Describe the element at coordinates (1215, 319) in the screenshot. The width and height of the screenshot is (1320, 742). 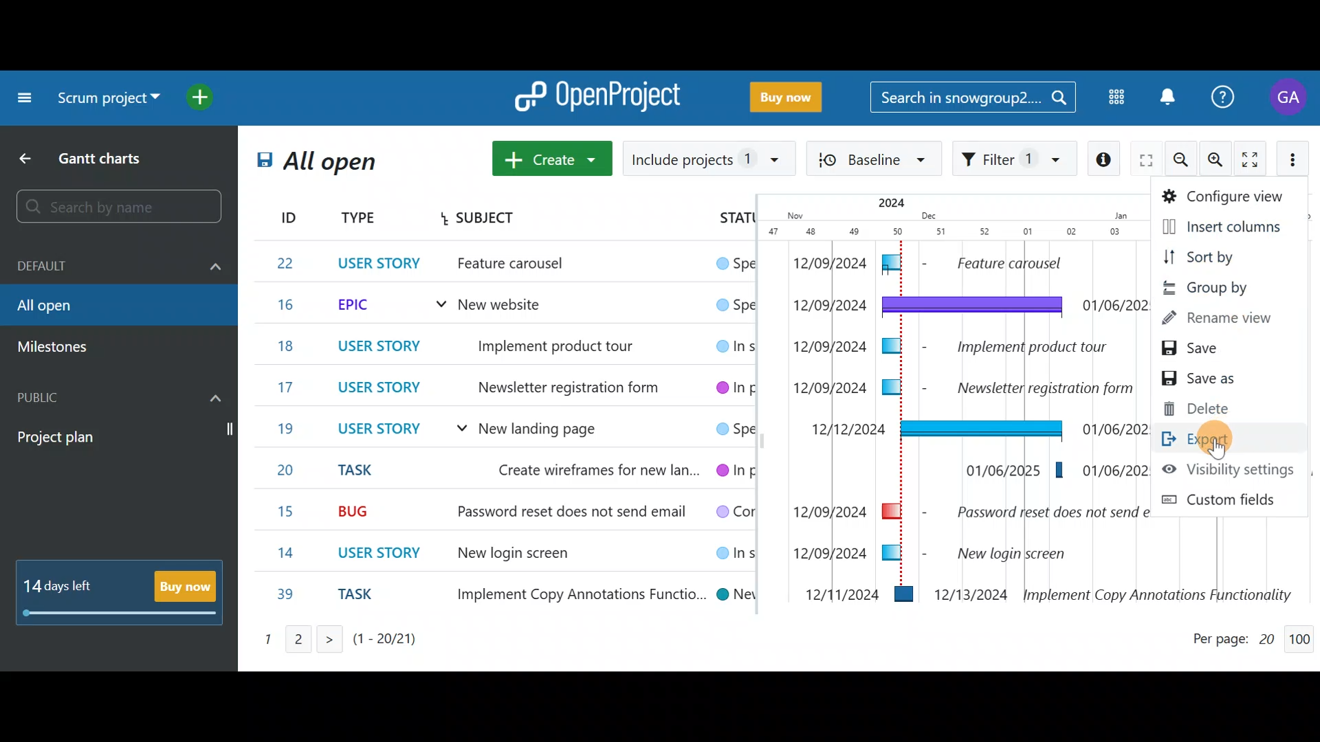
I see `Rename view` at that location.